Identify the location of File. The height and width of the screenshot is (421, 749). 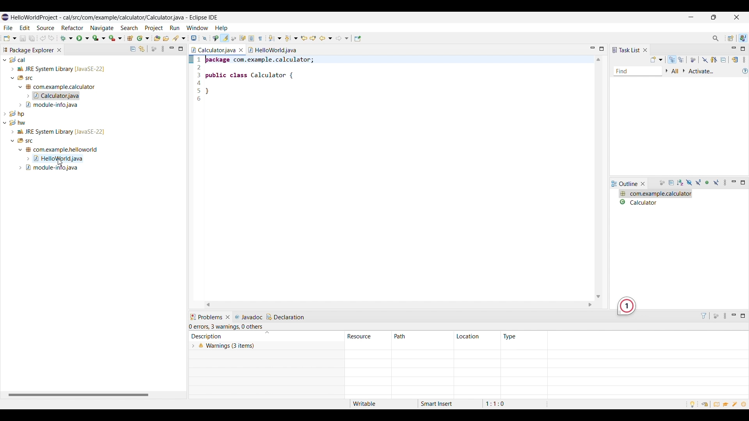
(8, 28).